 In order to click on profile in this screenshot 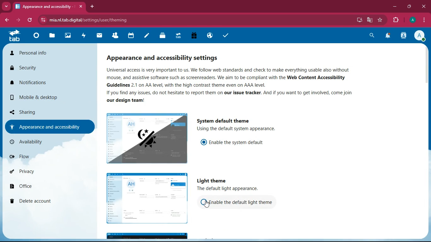, I will do `click(412, 20)`.